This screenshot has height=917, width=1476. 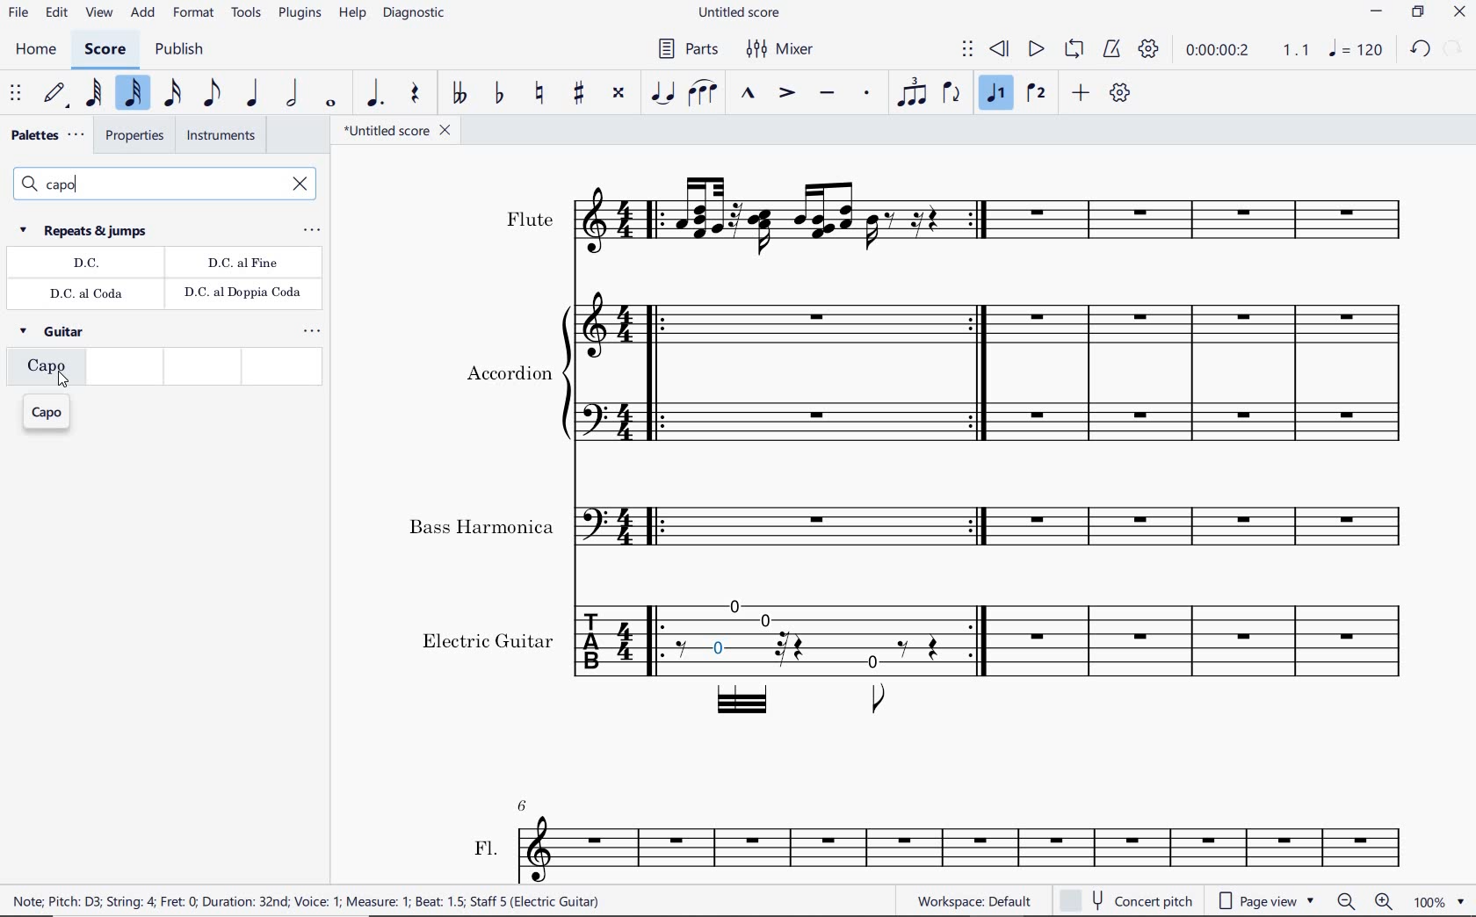 What do you see at coordinates (133, 92) in the screenshot?
I see `32nd note` at bounding box center [133, 92].